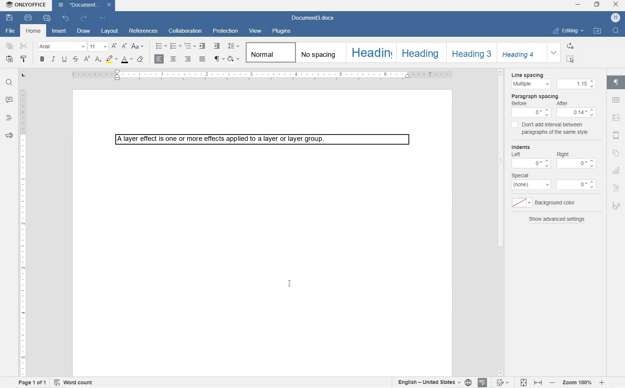 This screenshot has height=388, width=625. I want to click on SAVE, so click(10, 18).